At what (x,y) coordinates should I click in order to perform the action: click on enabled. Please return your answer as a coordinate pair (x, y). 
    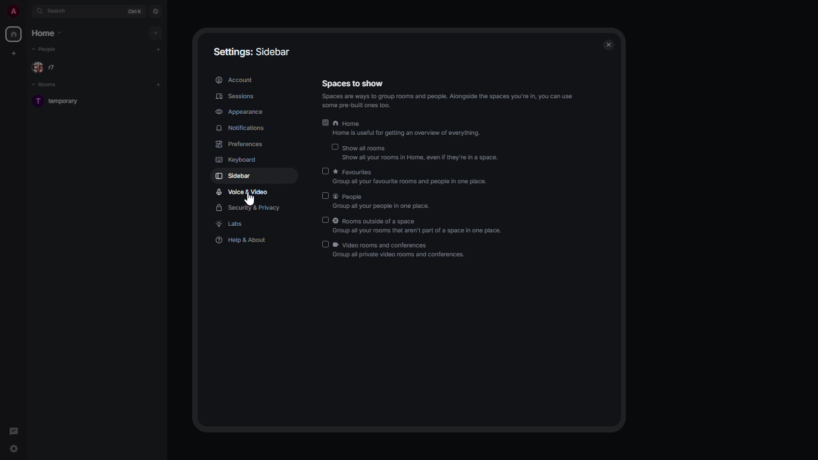
    Looking at the image, I should click on (325, 122).